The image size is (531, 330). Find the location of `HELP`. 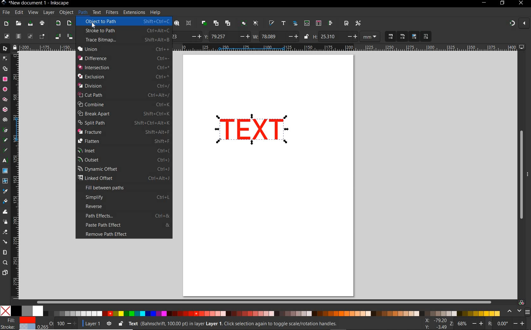

HELP is located at coordinates (155, 13).